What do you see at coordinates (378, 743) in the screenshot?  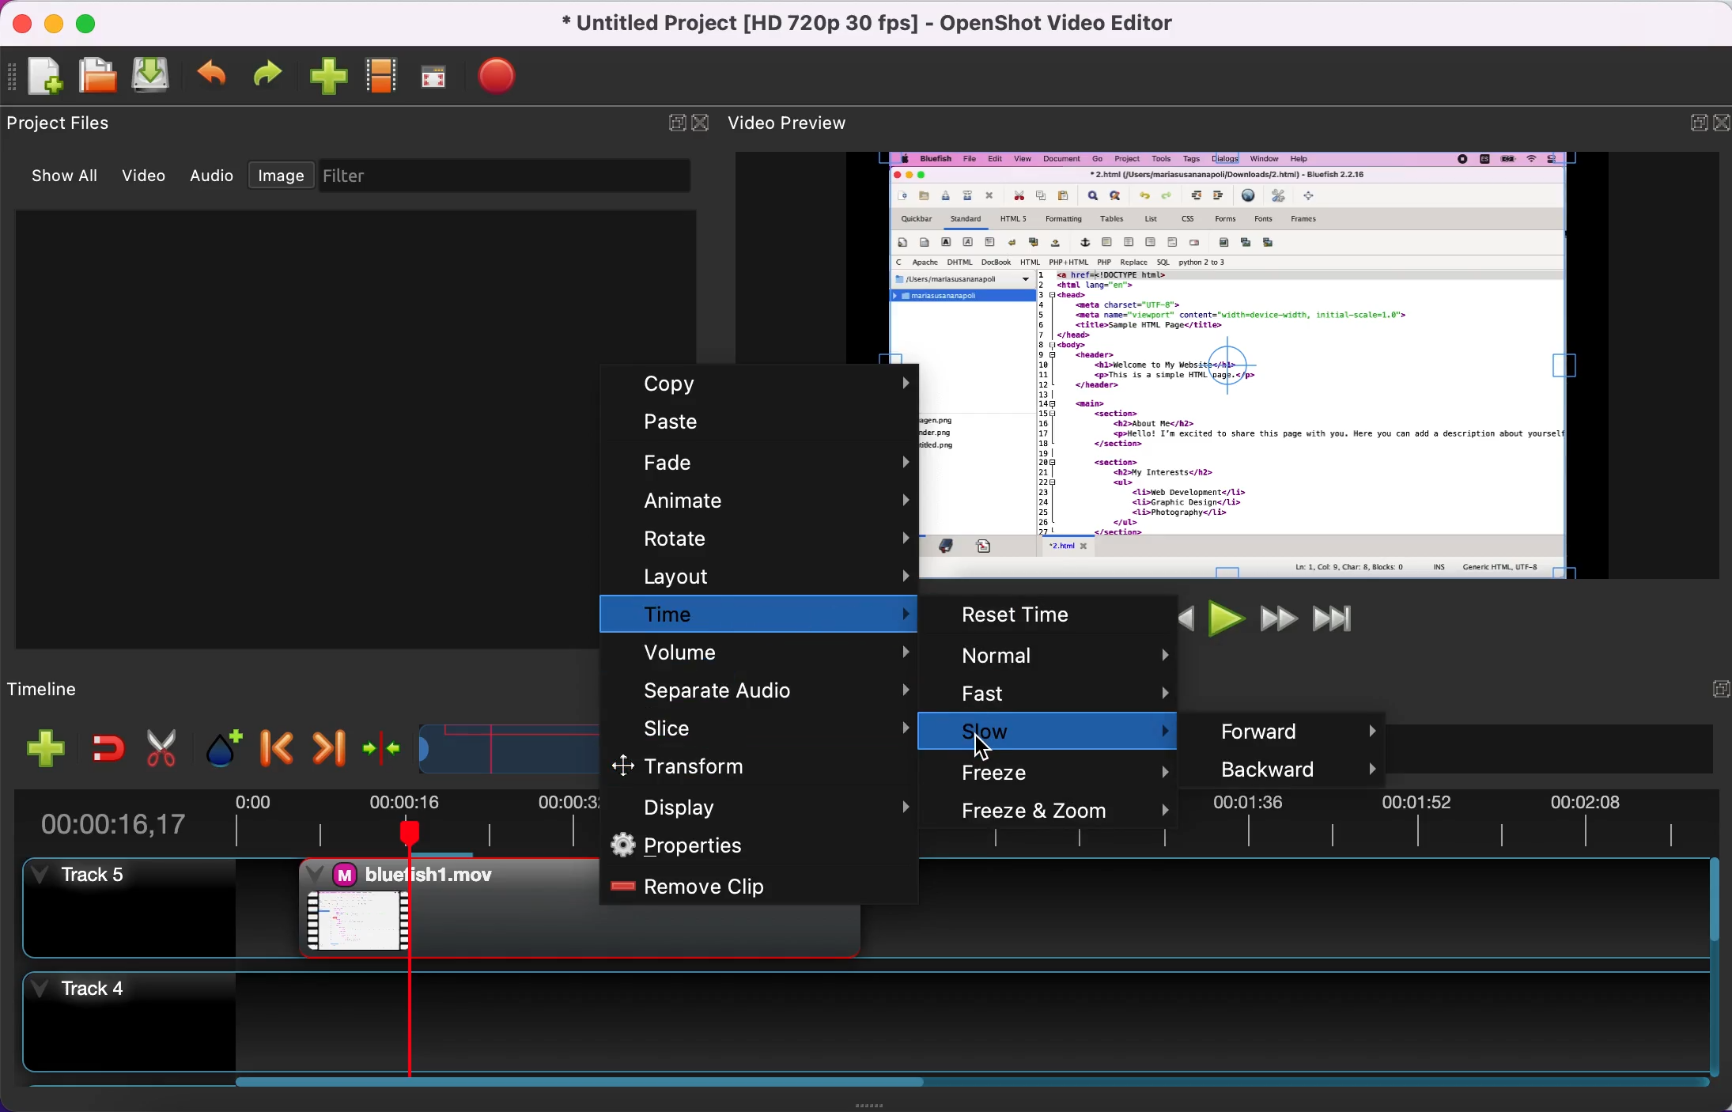 I see `center the timeline` at bounding box center [378, 743].